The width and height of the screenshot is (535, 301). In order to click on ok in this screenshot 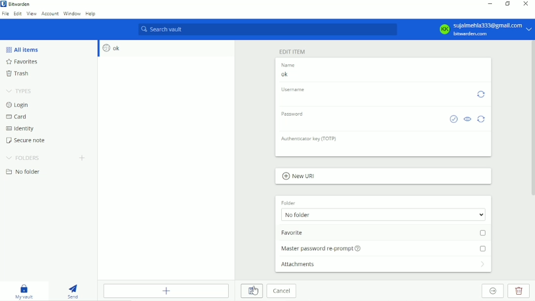, I will do `click(166, 48)`.